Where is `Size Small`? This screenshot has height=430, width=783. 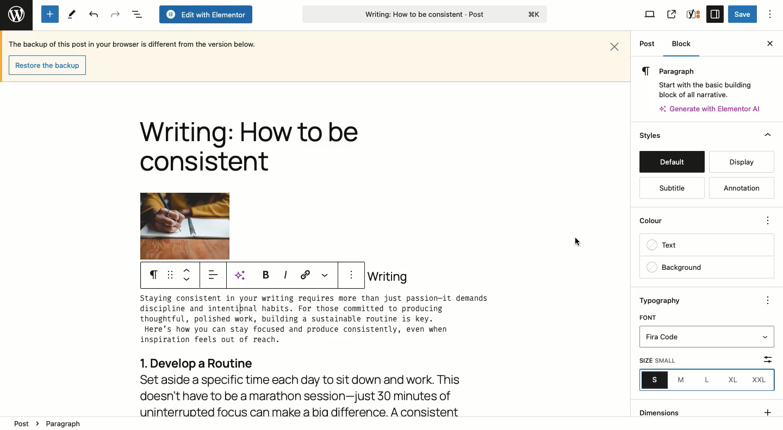
Size Small is located at coordinates (660, 361).